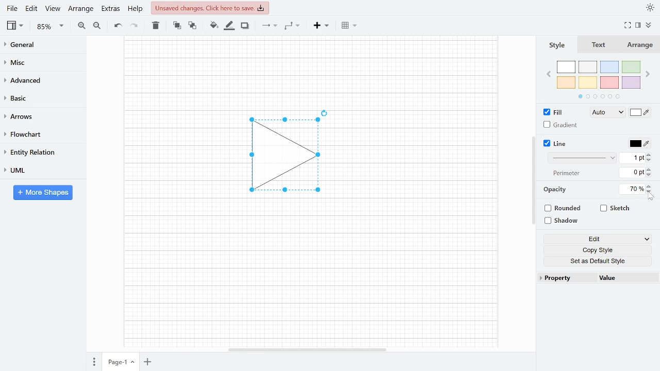 This screenshot has height=371, width=660. What do you see at coordinates (269, 25) in the screenshot?
I see `Connection` at bounding box center [269, 25].